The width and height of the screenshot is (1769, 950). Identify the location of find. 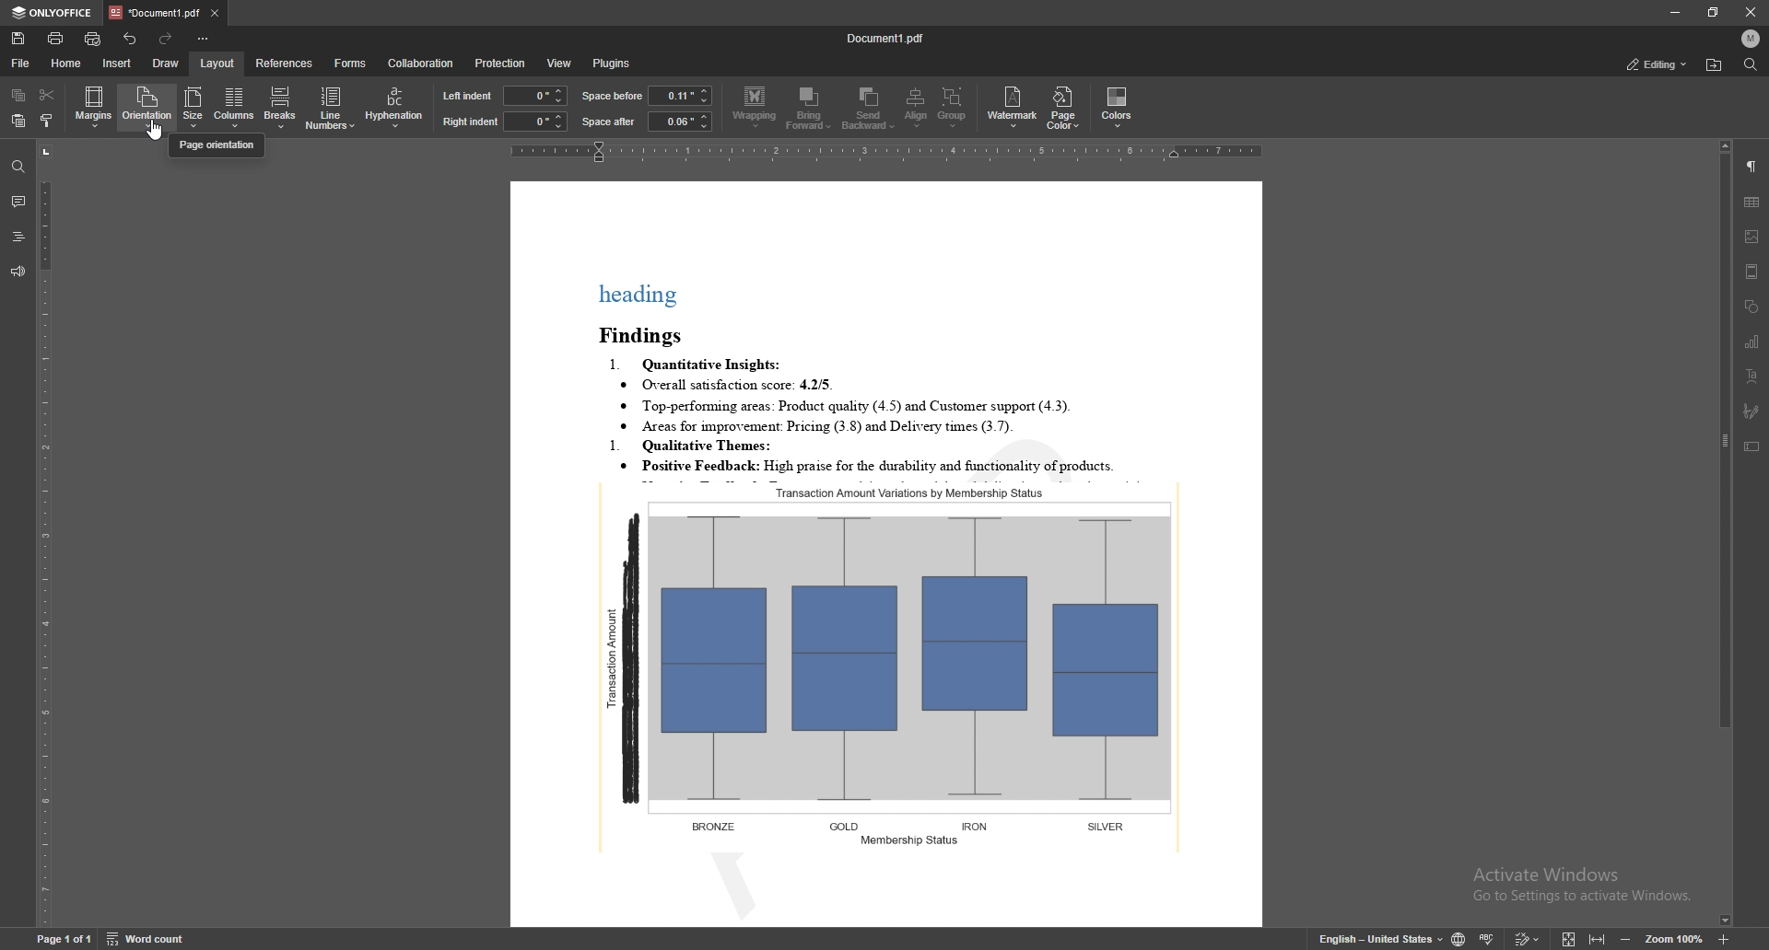
(1751, 64).